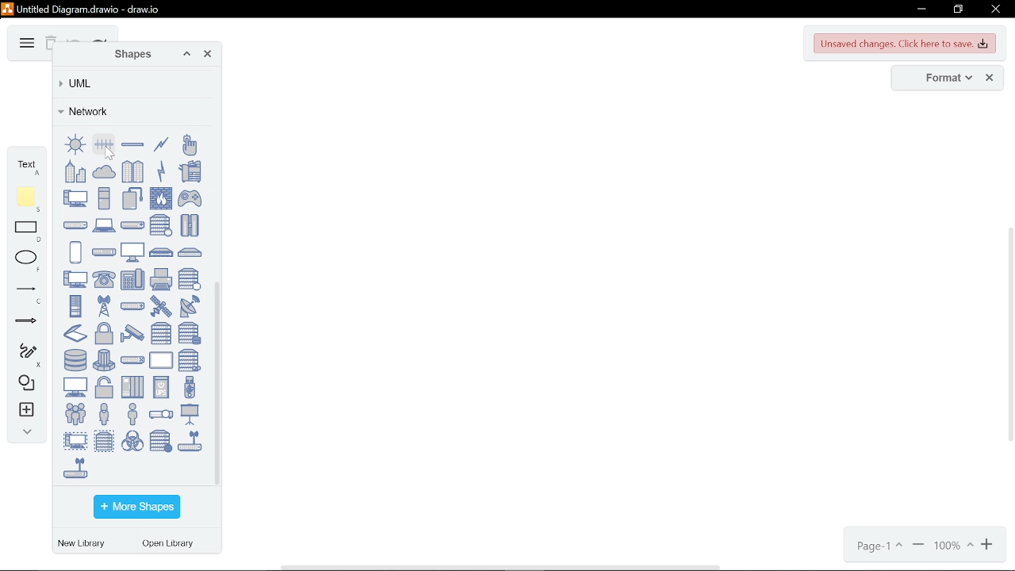 The image size is (1015, 571). What do you see at coordinates (161, 386) in the screenshot?
I see `UPS small` at bounding box center [161, 386].